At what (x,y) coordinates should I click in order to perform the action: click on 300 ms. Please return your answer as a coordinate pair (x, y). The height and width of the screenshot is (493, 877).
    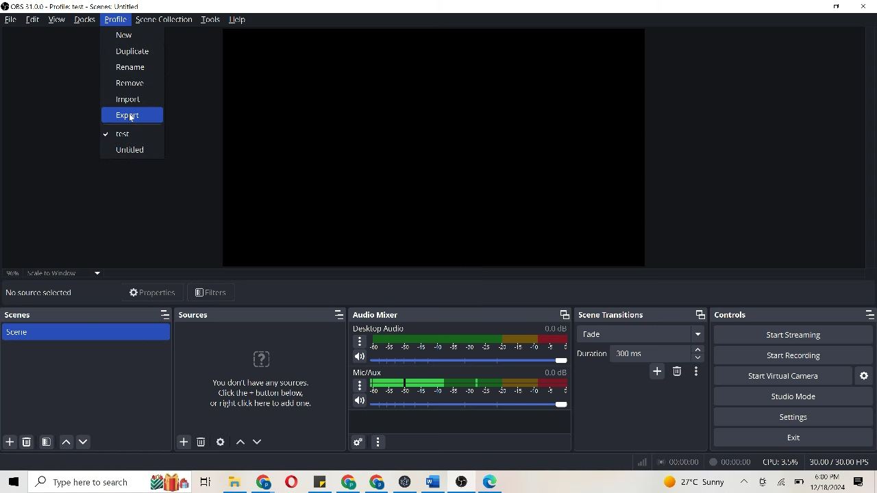
    Looking at the image, I should click on (660, 354).